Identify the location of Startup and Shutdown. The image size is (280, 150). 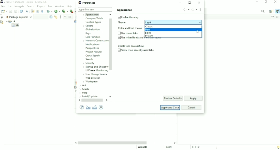
(95, 67).